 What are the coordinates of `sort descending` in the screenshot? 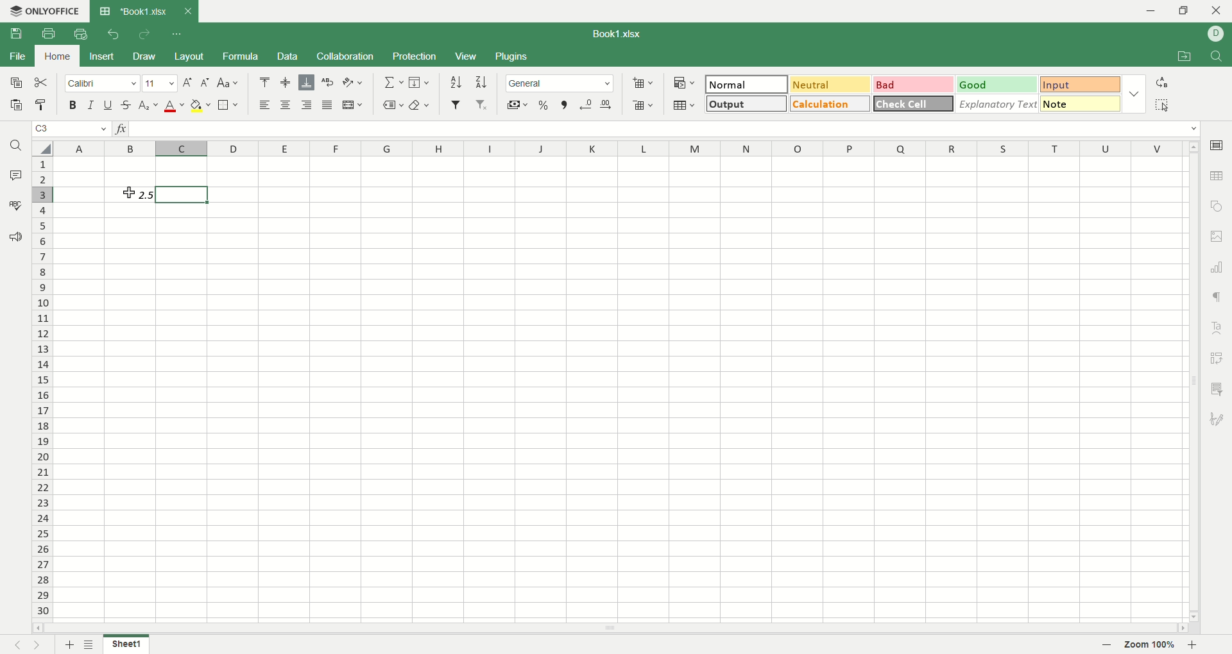 It's located at (480, 81).